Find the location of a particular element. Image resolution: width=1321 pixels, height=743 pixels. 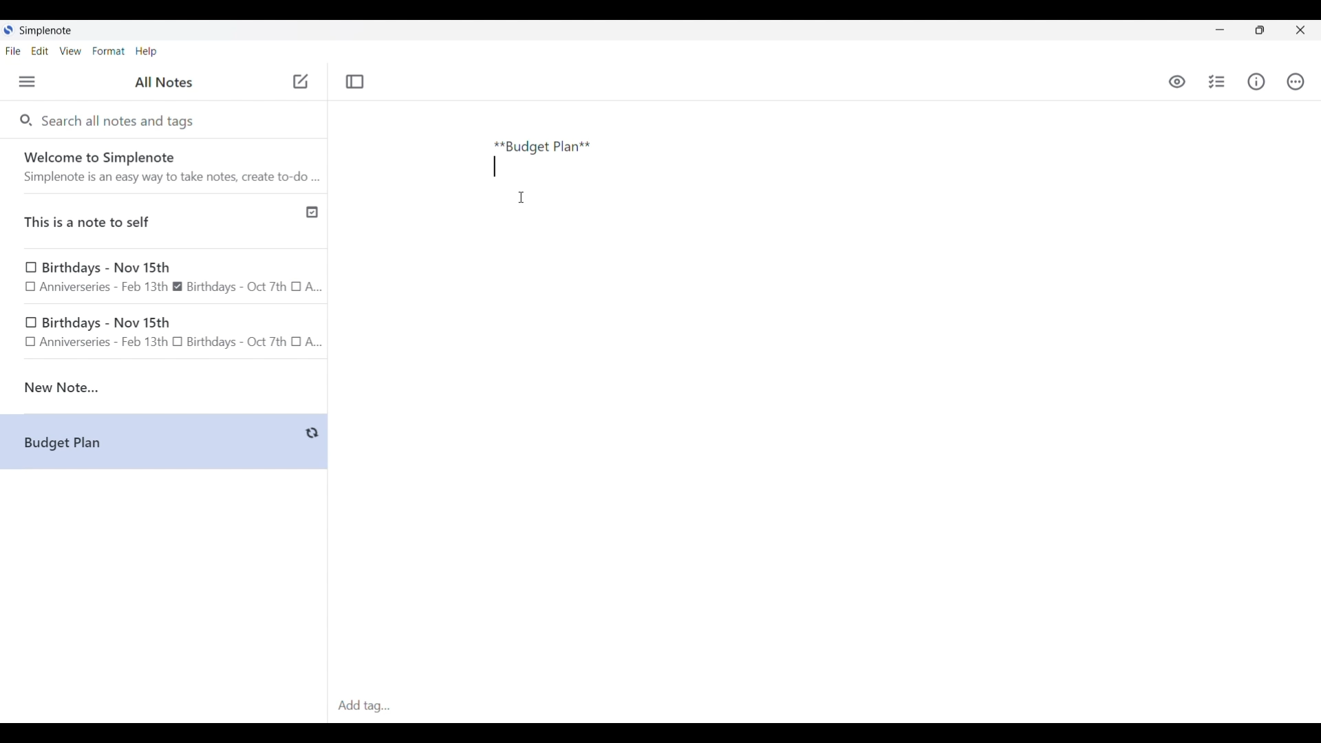

Software welcome note is located at coordinates (167, 166).